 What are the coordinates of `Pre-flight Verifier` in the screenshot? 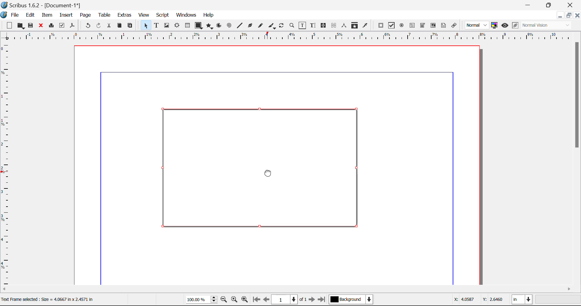 It's located at (62, 25).